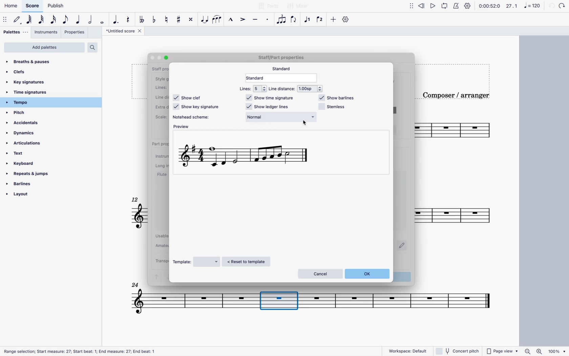 The image size is (569, 356). Describe the element at coordinates (458, 351) in the screenshot. I see `concert pitch` at that location.